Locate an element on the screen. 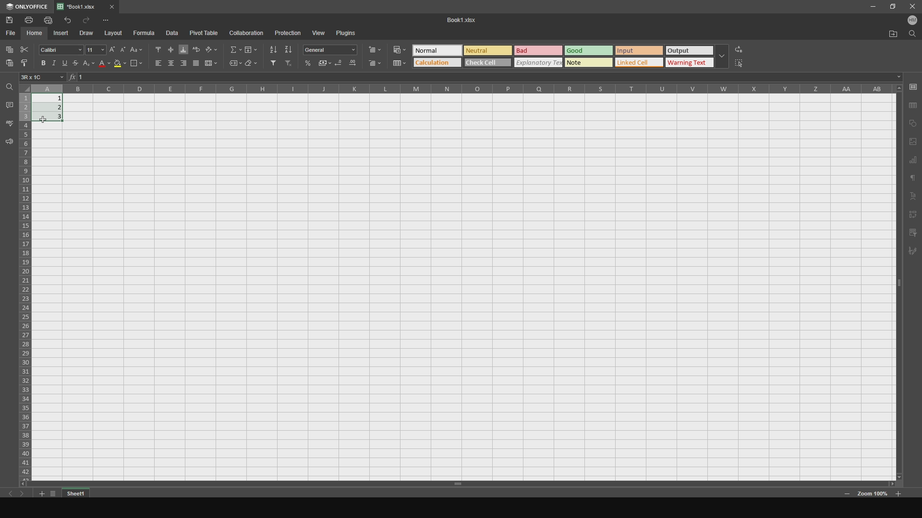 The image size is (922, 518). draw is located at coordinates (89, 33).